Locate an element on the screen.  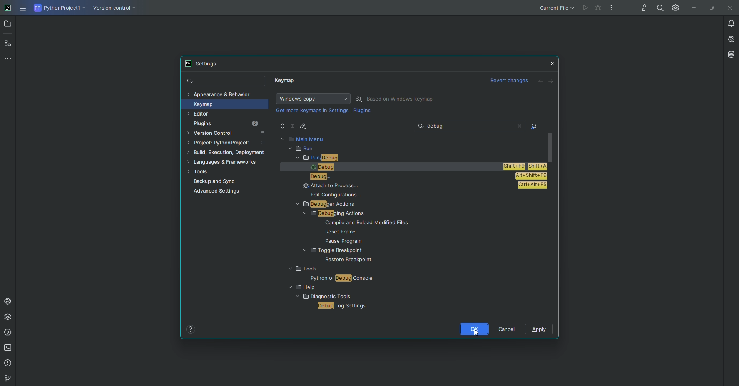
Current file is located at coordinates (556, 8).